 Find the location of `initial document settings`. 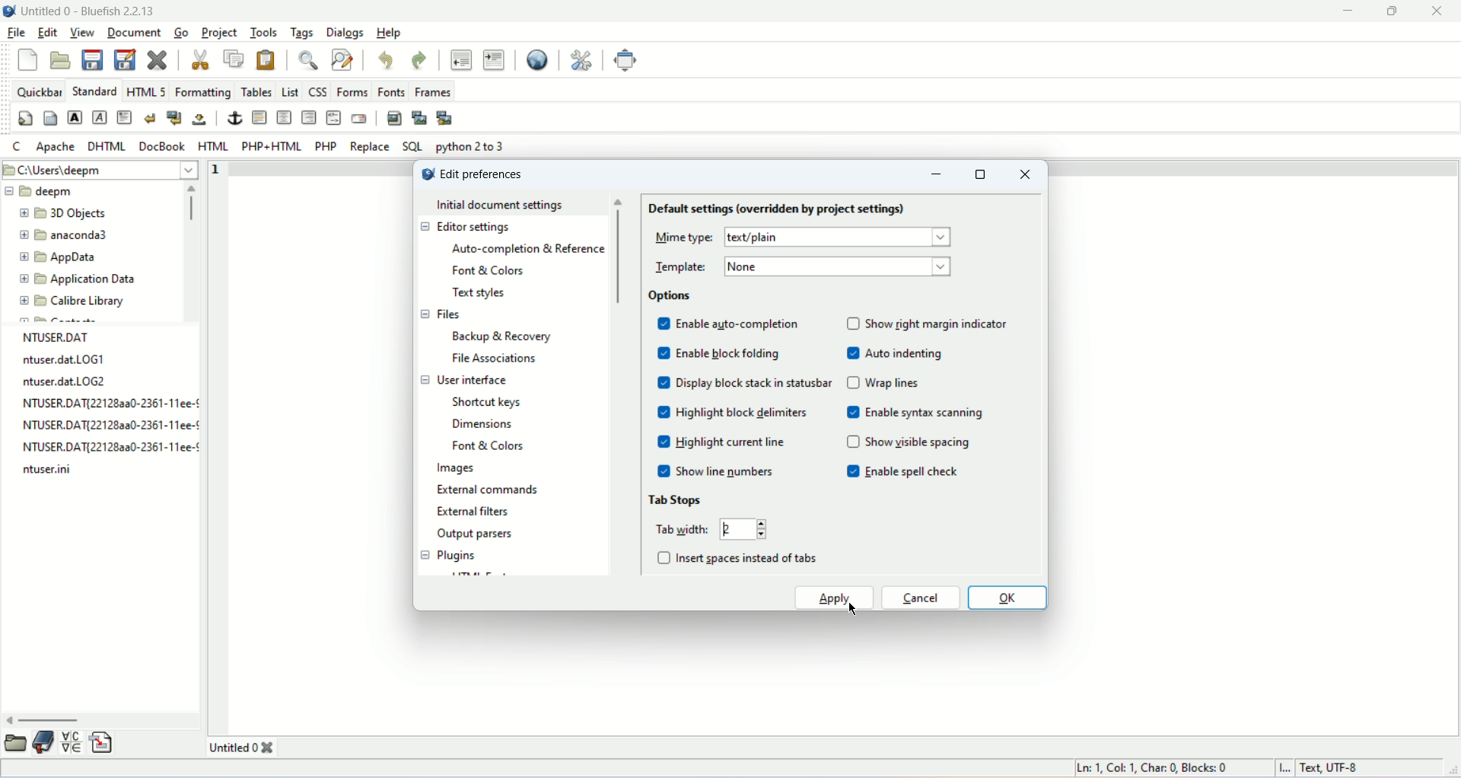

initial document settings is located at coordinates (513, 206).